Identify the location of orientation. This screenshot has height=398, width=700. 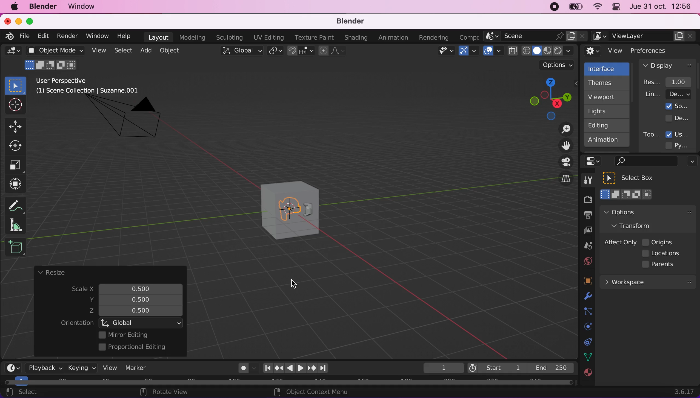
(77, 323).